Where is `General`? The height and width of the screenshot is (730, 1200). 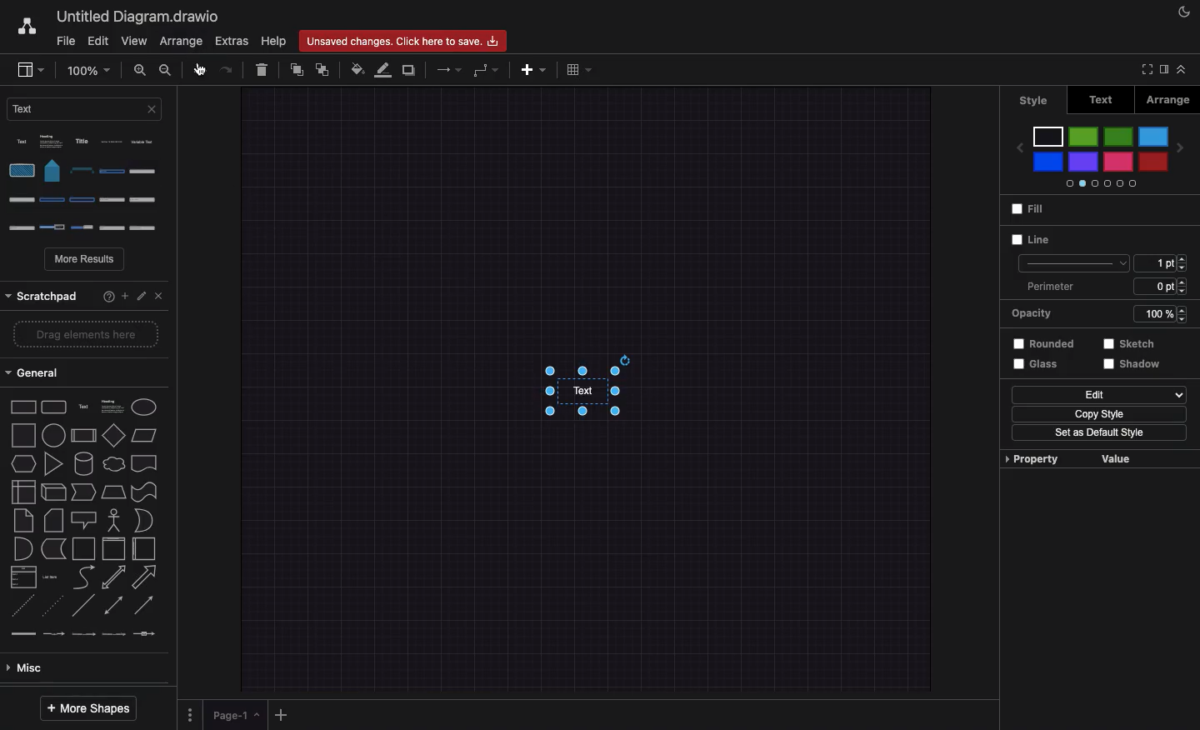
General is located at coordinates (39, 373).